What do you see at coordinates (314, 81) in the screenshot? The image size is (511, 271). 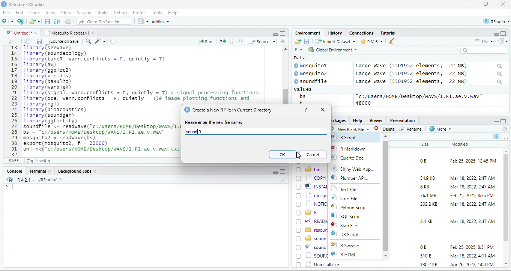 I see `© soundfile` at bounding box center [314, 81].